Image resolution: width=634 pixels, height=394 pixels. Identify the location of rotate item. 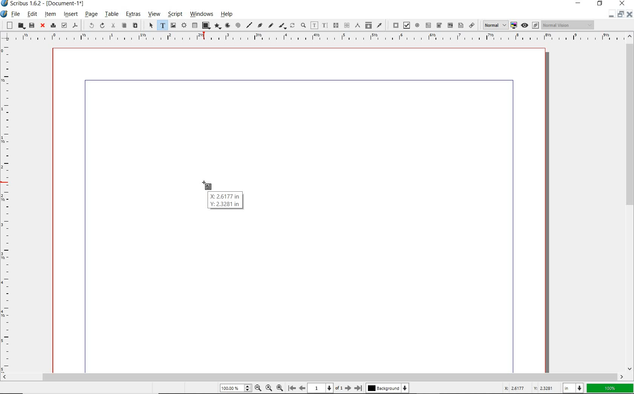
(292, 26).